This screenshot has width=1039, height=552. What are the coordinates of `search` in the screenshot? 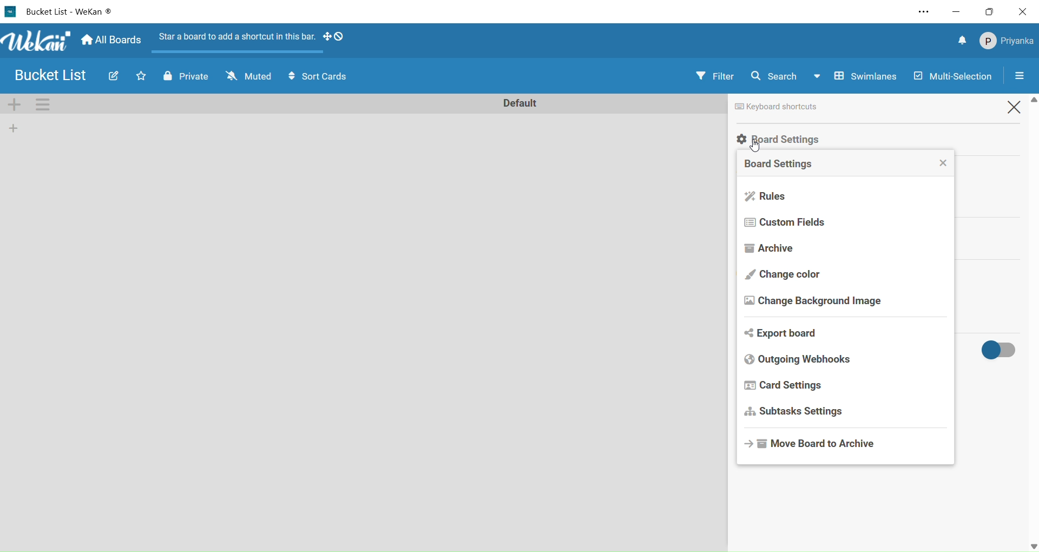 It's located at (777, 78).